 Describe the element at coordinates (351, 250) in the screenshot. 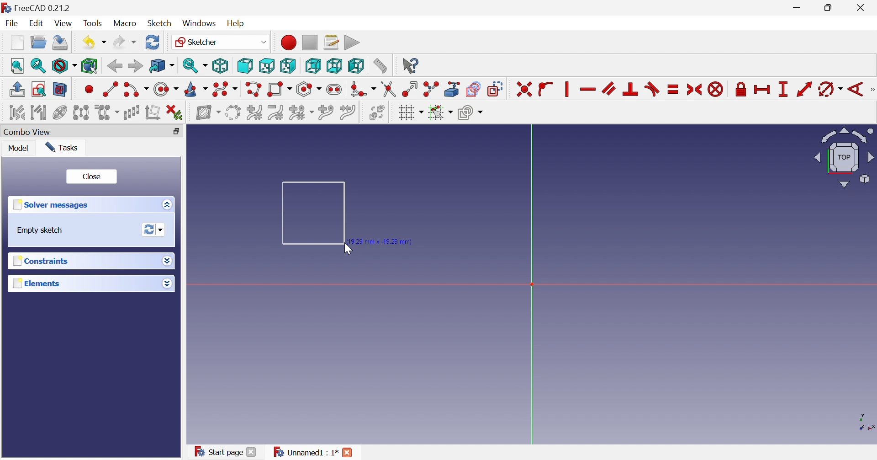

I see `Cursor` at that location.